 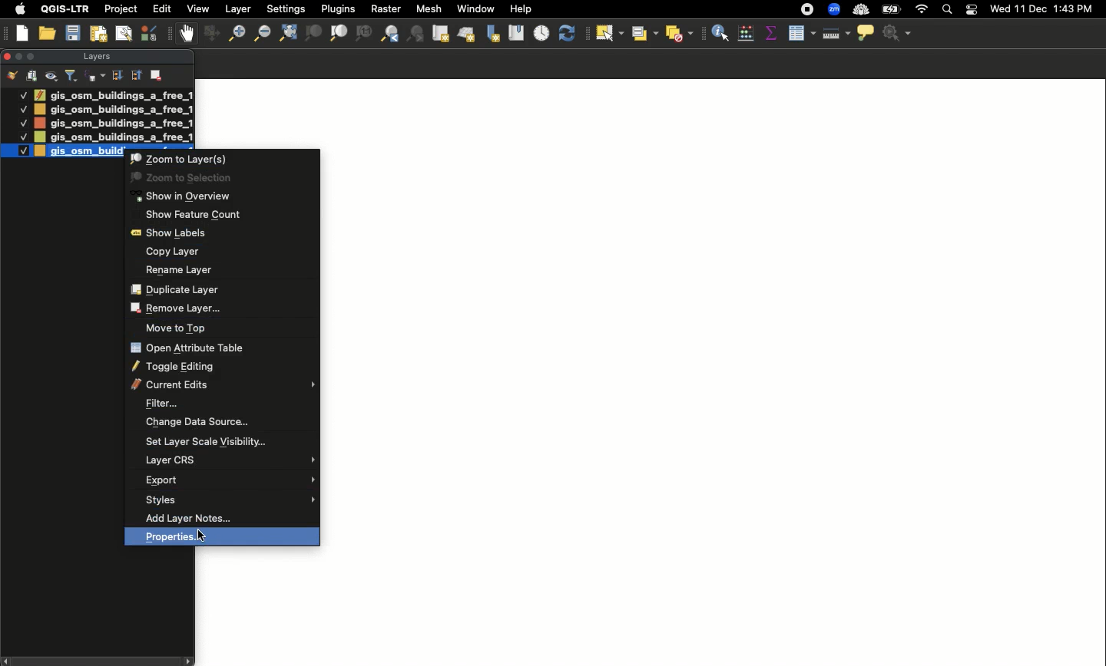 I want to click on Remove layer, so click(x=217, y=309).